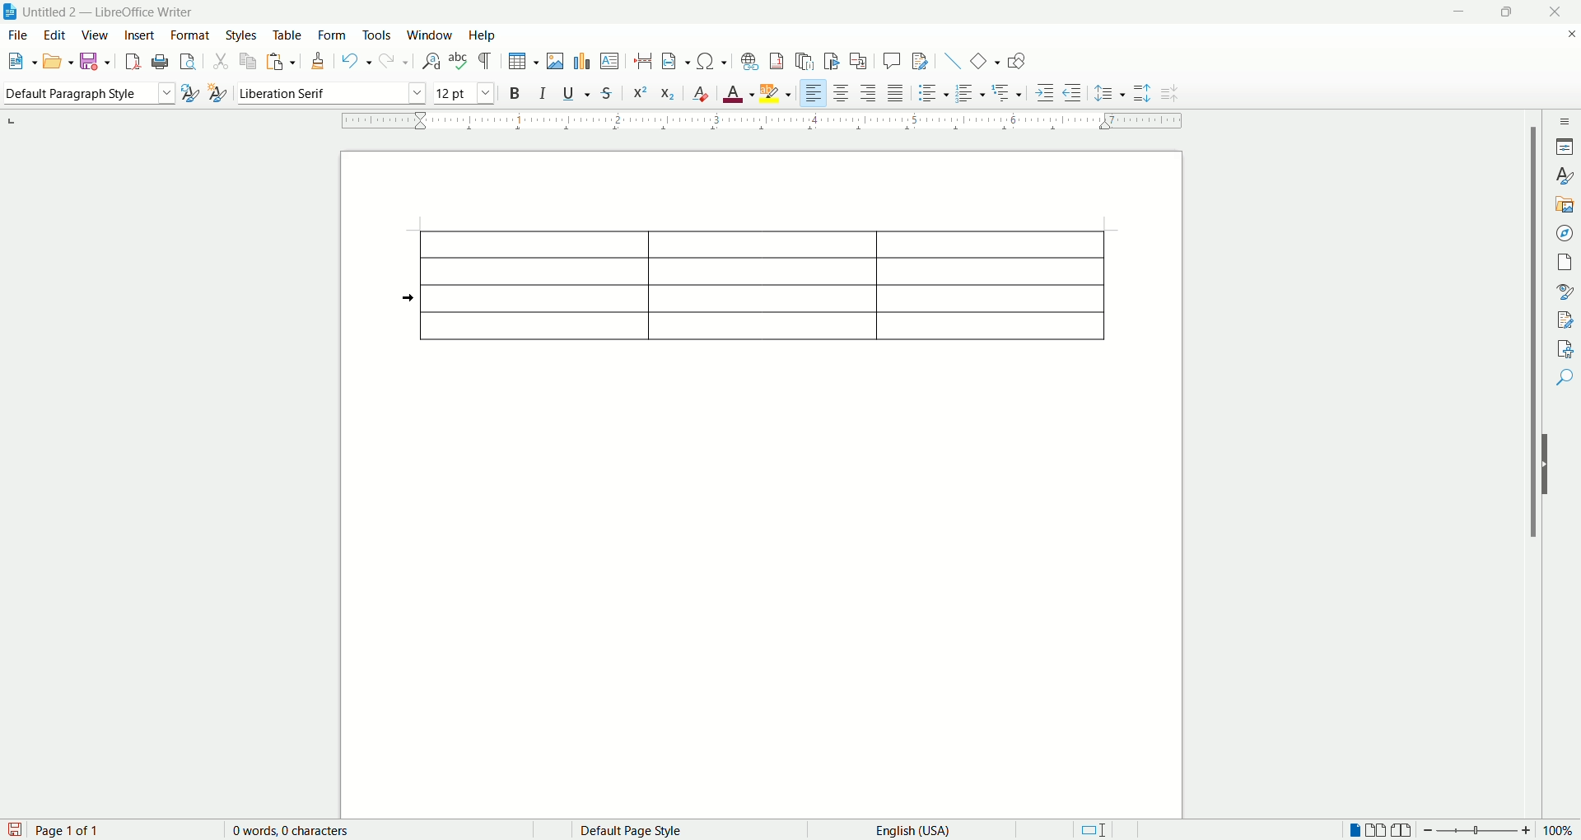 The width and height of the screenshot is (1581, 840). I want to click on unordered list, so click(933, 94).